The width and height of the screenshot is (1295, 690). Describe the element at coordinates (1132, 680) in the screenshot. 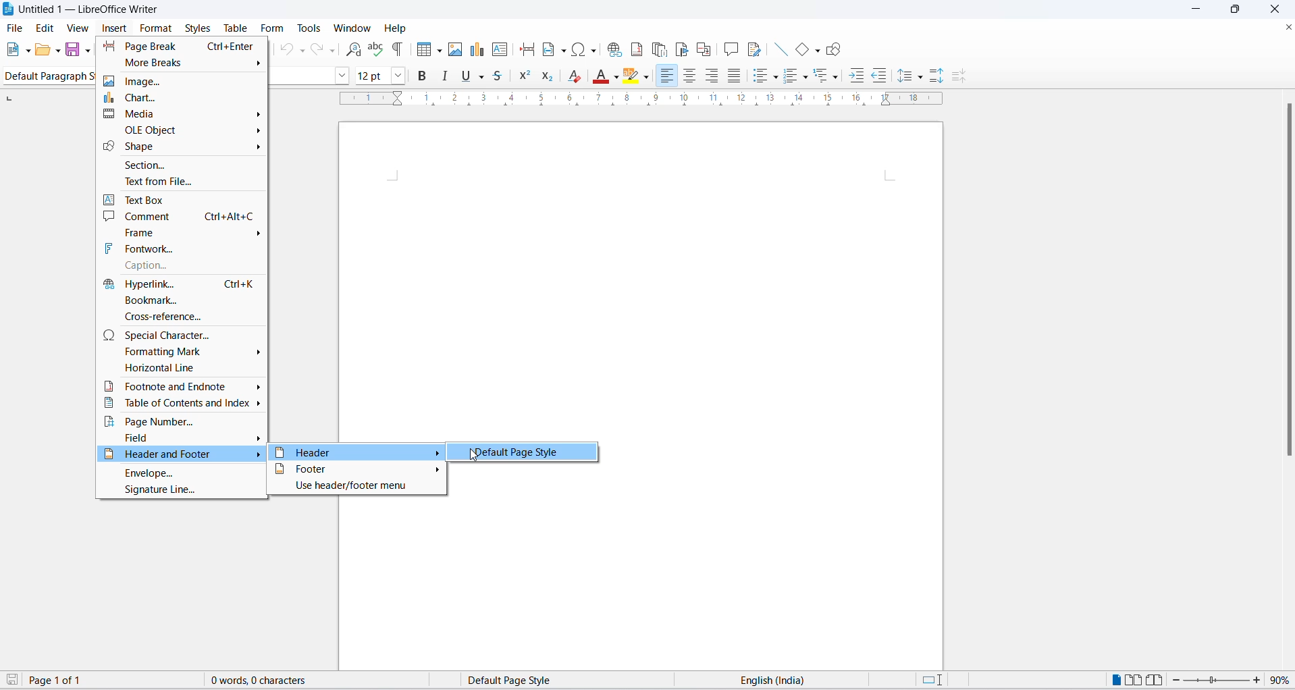

I see `multipage view` at that location.